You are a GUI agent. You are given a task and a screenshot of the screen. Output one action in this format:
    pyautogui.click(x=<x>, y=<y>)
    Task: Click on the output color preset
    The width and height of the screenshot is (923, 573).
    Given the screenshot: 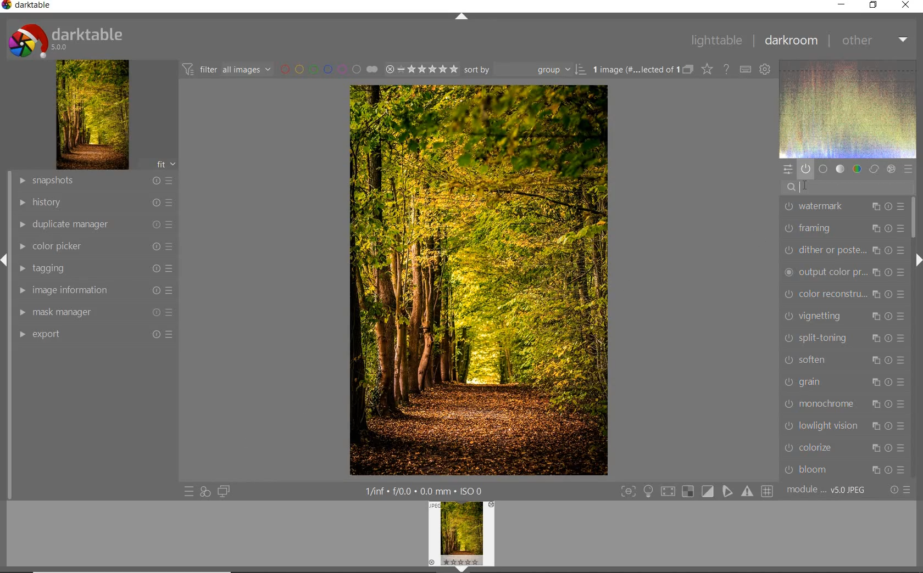 What is the action you would take?
    pyautogui.click(x=844, y=273)
    